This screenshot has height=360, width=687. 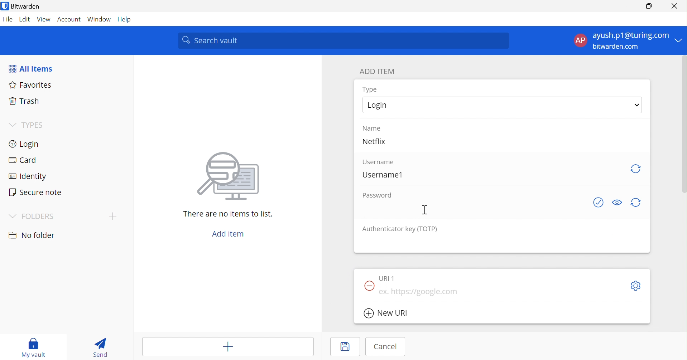 What do you see at coordinates (369, 89) in the screenshot?
I see `Type` at bounding box center [369, 89].